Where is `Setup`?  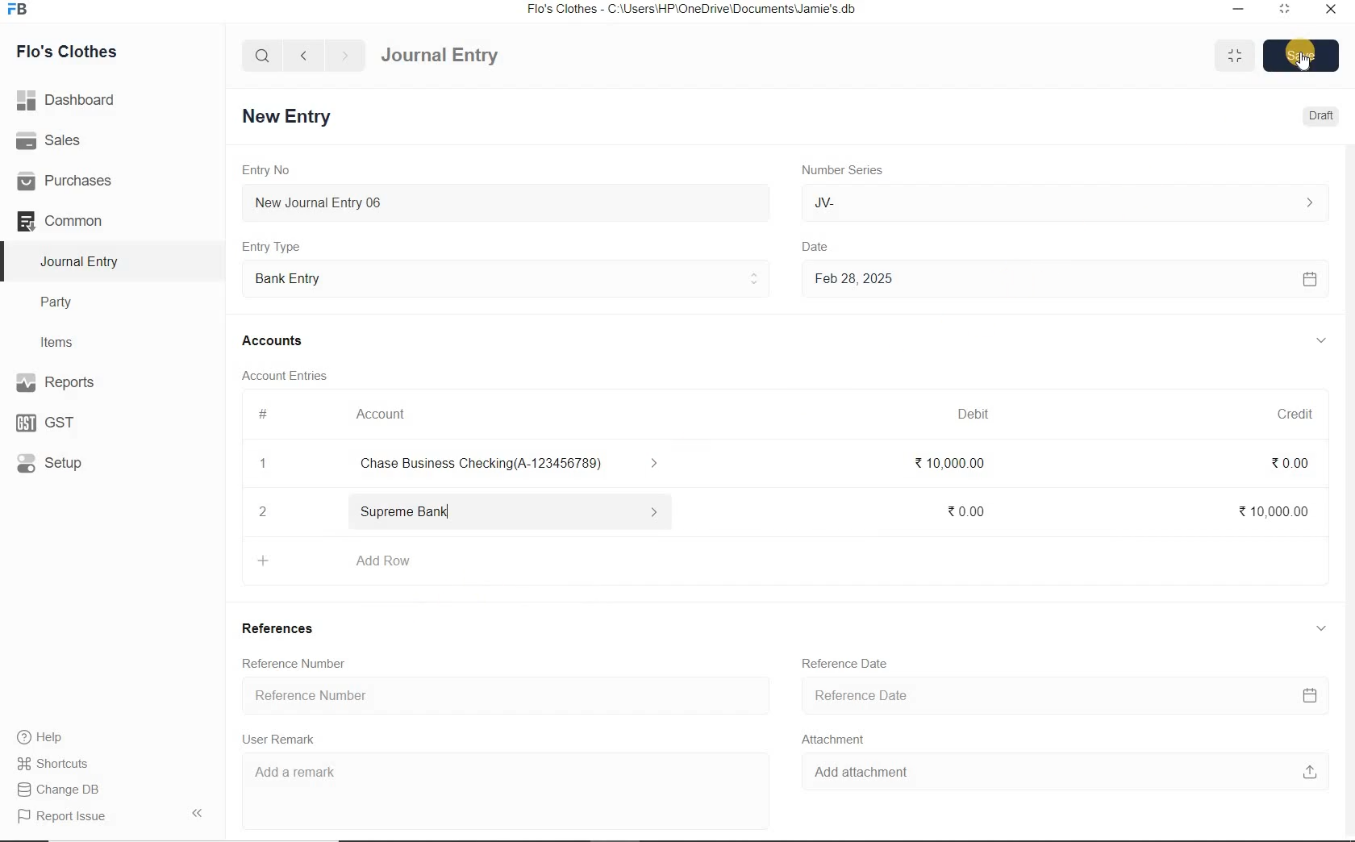 Setup is located at coordinates (65, 462).